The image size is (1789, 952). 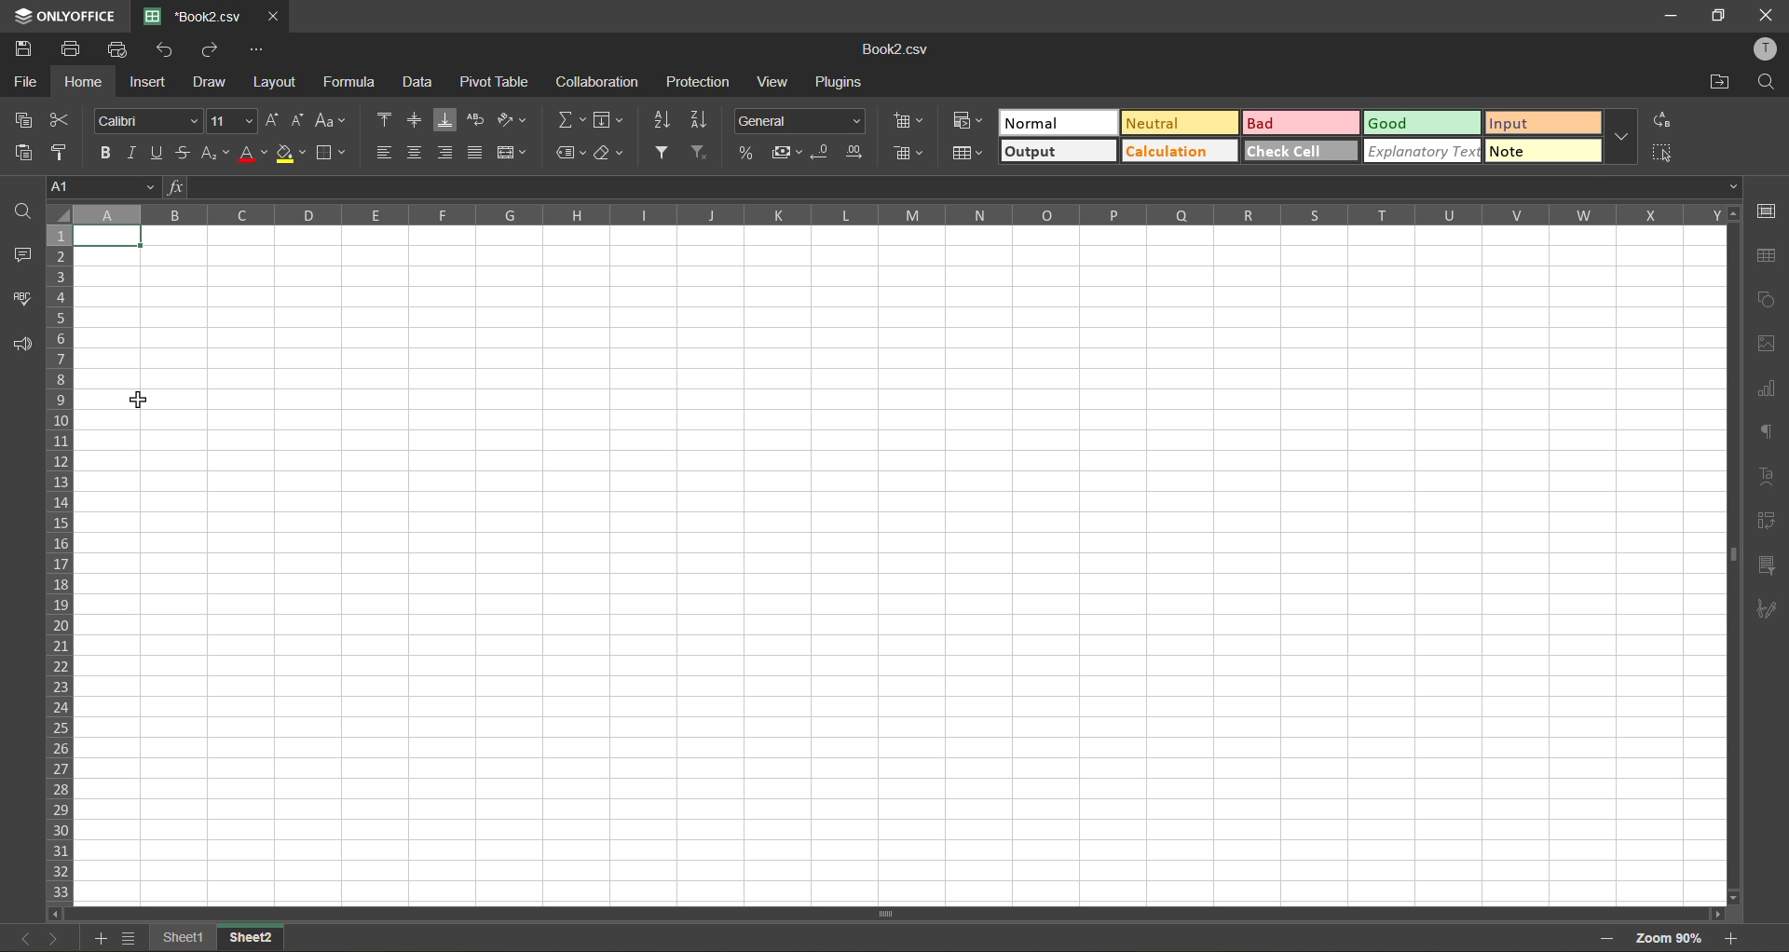 I want to click on formula bar, so click(x=955, y=187).